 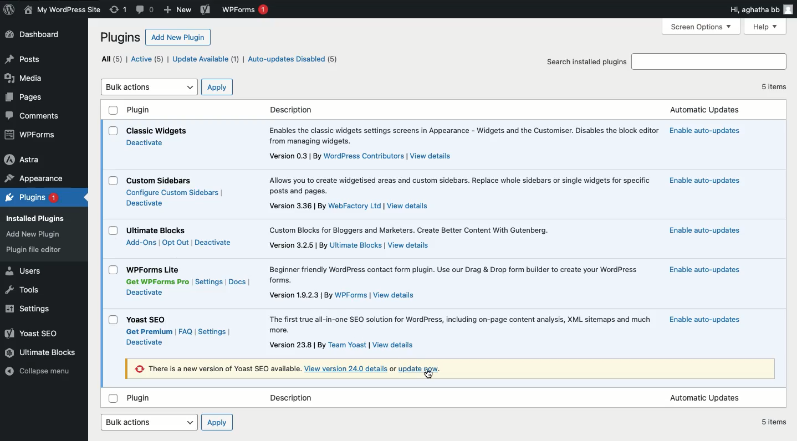 I want to click on Add ons, so click(x=141, y=243).